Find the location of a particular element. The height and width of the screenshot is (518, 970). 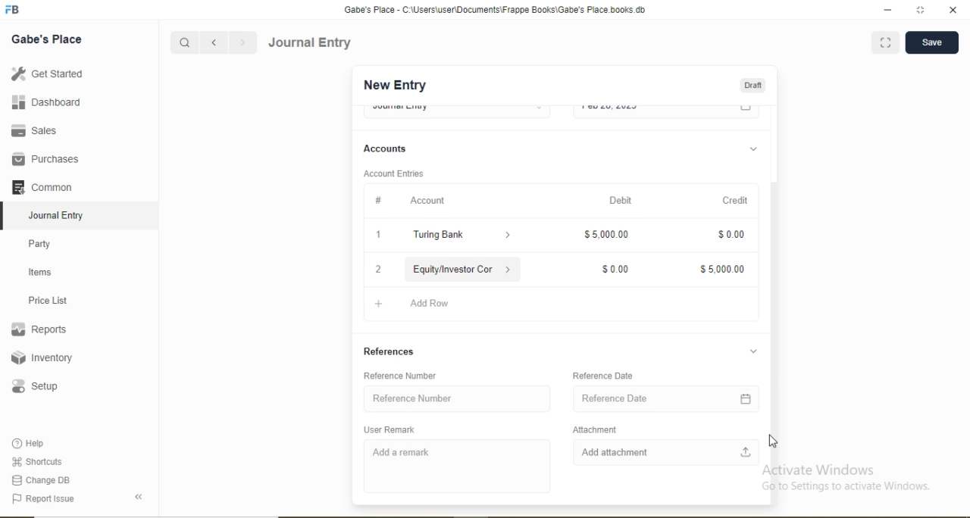

Reports is located at coordinates (39, 329).